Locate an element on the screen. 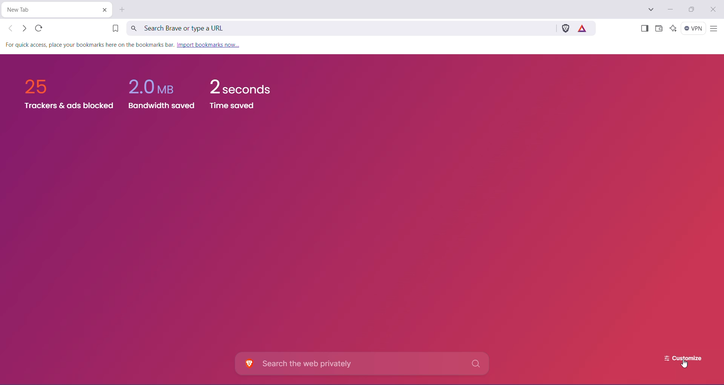 This screenshot has width=724, height=385. Customize and control Brave is located at coordinates (713, 29).